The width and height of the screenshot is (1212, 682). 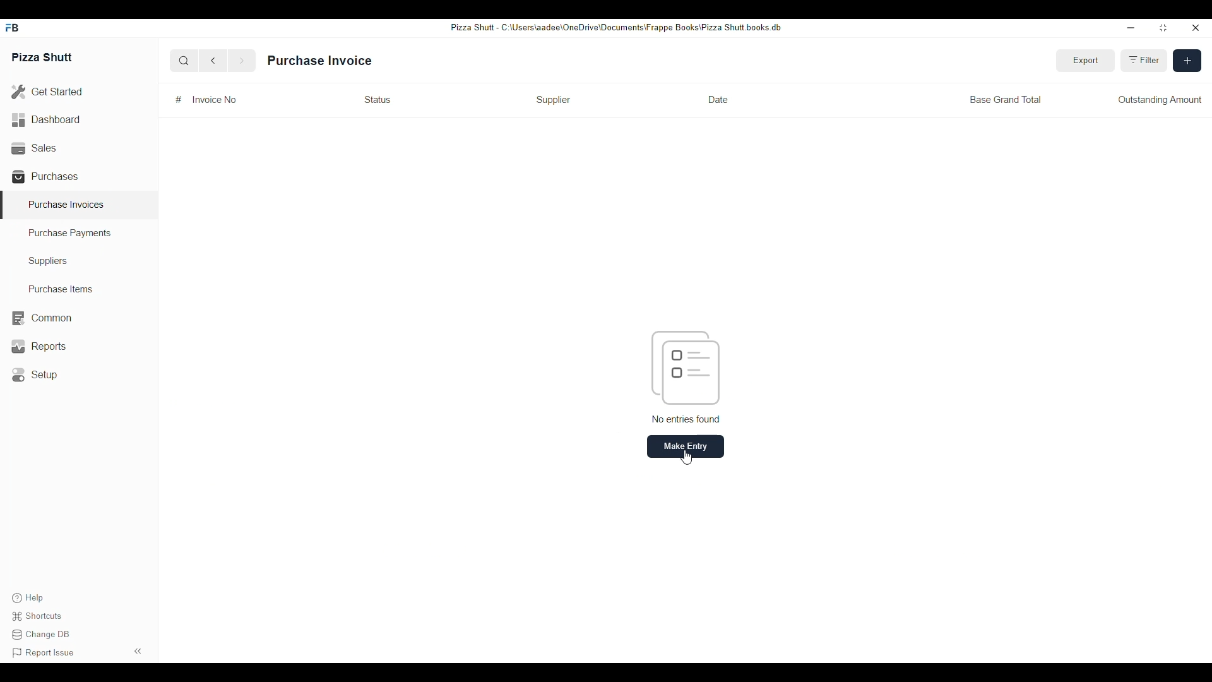 What do you see at coordinates (320, 61) in the screenshot?
I see `Purchase Invoice` at bounding box center [320, 61].